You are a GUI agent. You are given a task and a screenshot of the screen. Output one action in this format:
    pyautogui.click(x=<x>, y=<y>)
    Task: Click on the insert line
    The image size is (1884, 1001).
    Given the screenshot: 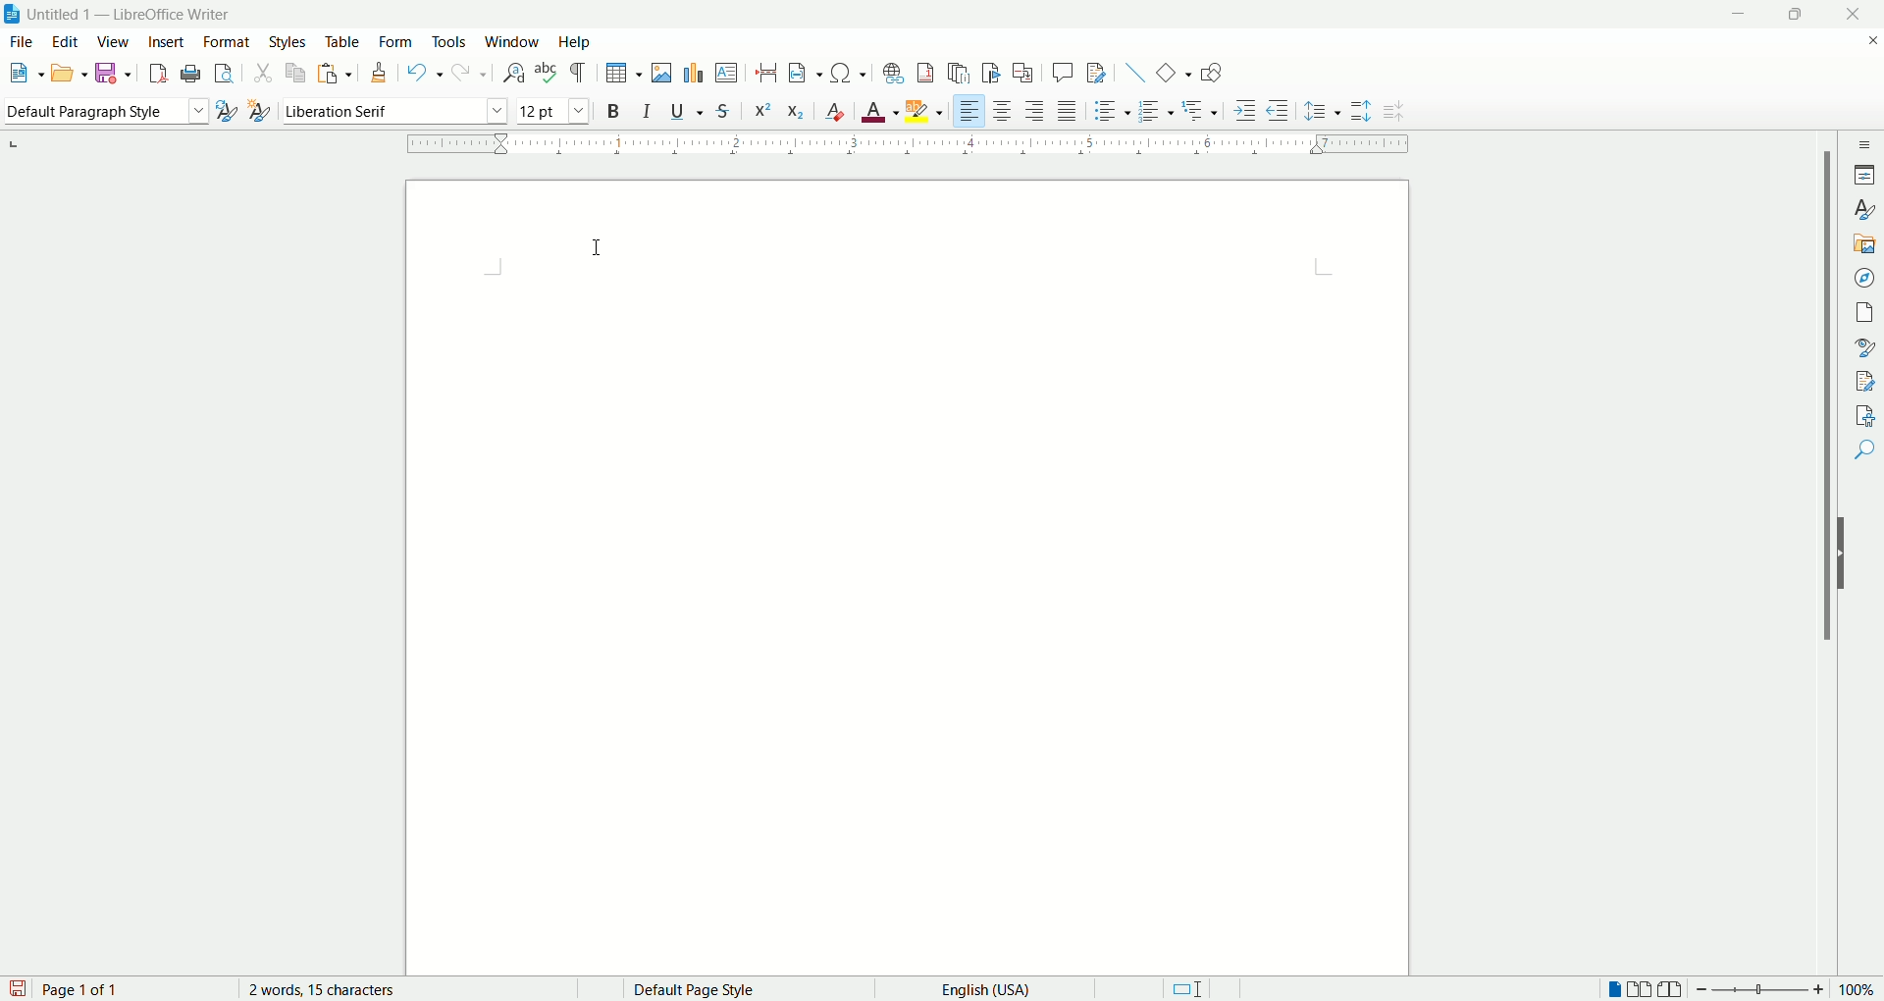 What is the action you would take?
    pyautogui.click(x=1133, y=72)
    